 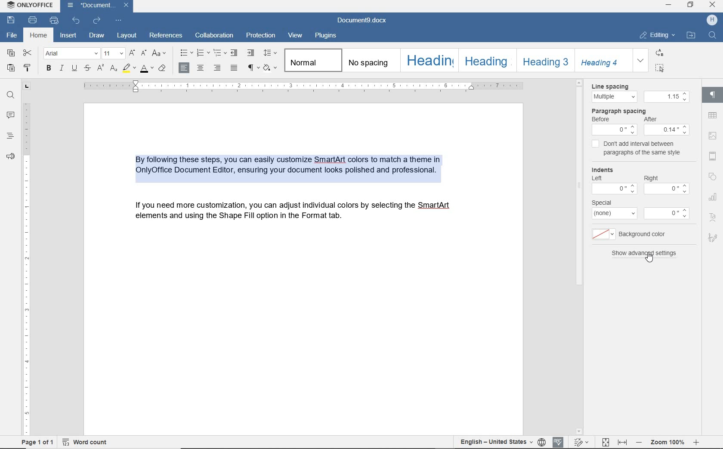 What do you see at coordinates (87, 443) in the screenshot?
I see `word count` at bounding box center [87, 443].